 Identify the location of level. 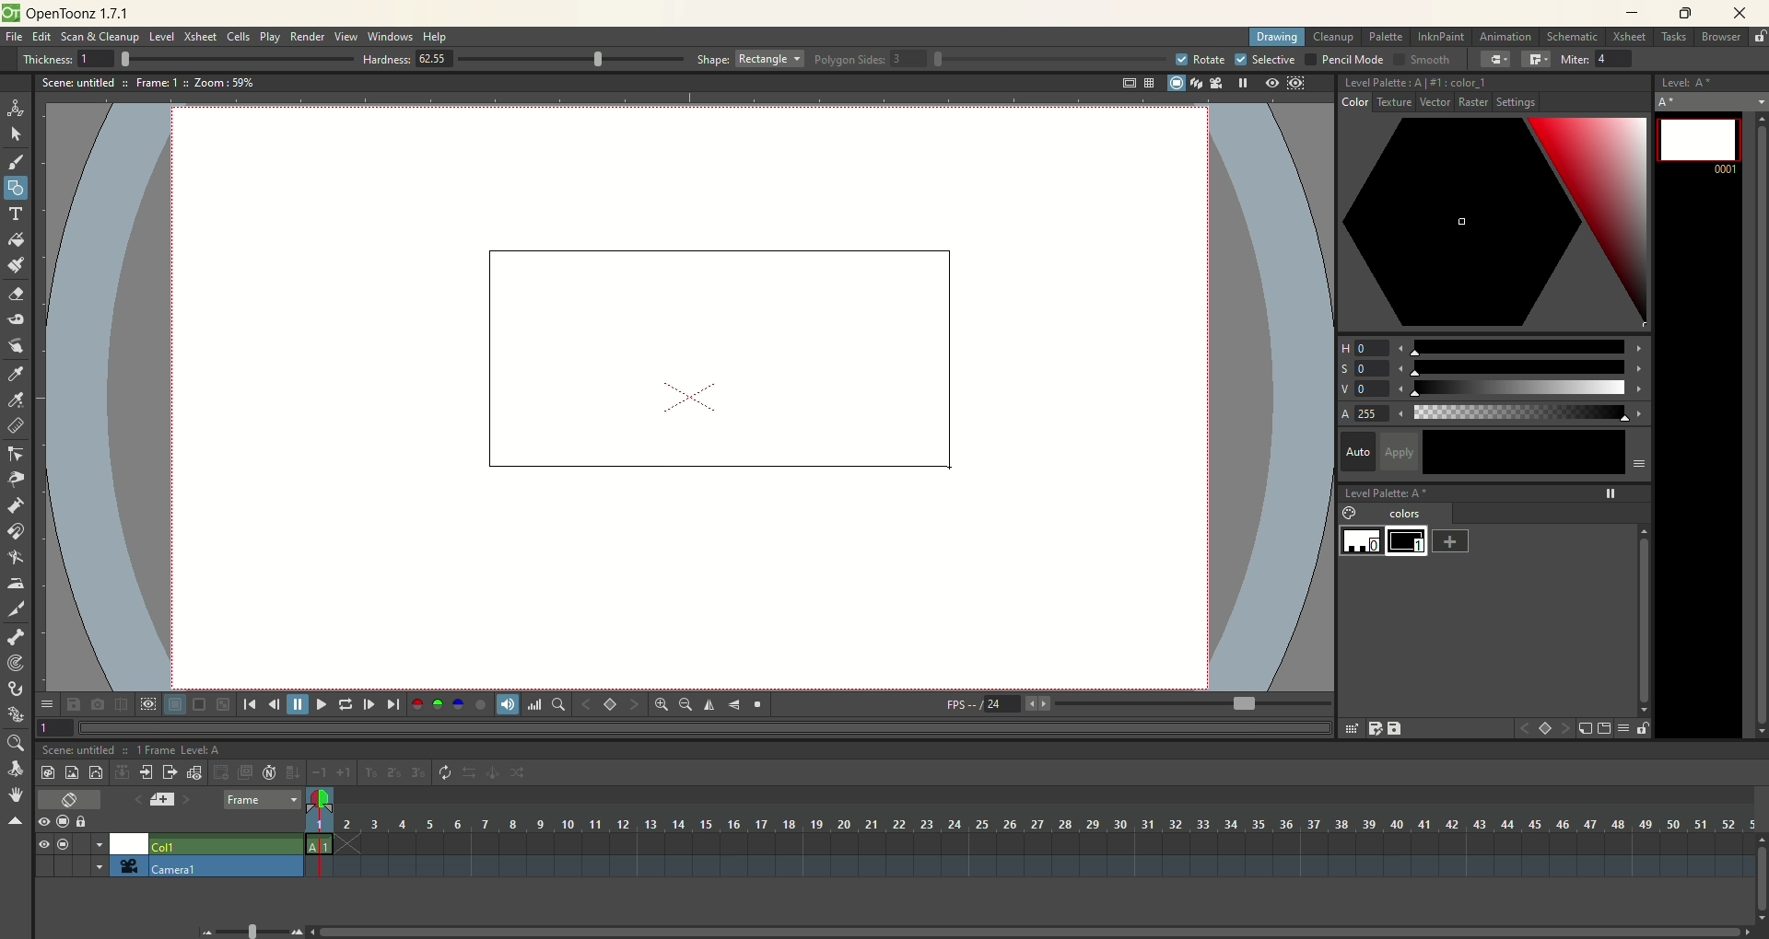
(162, 38).